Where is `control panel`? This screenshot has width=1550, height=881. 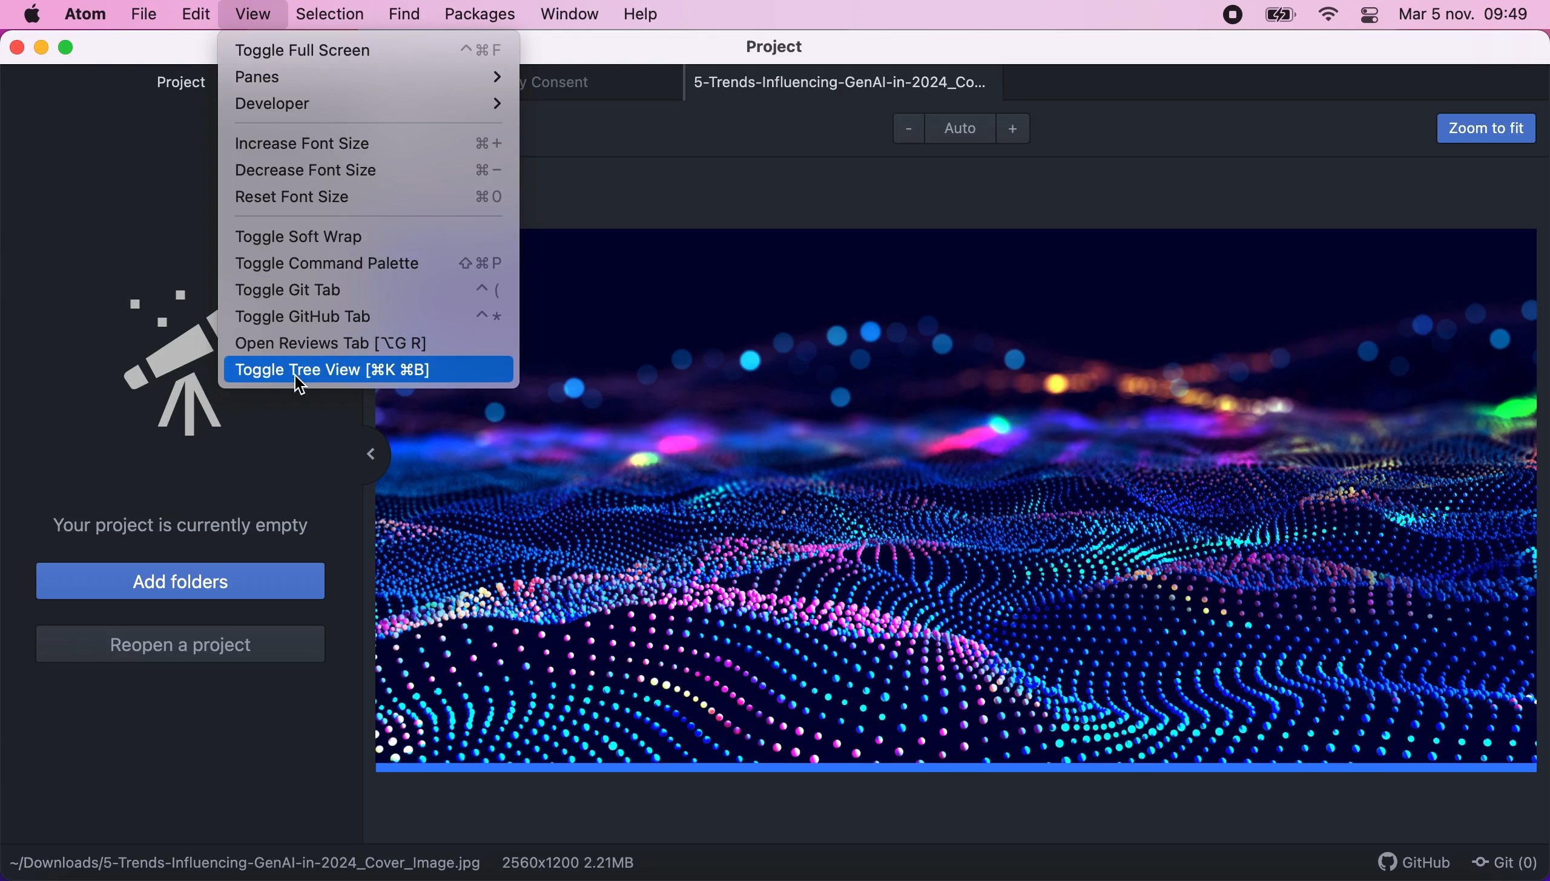
control panel is located at coordinates (1370, 17).